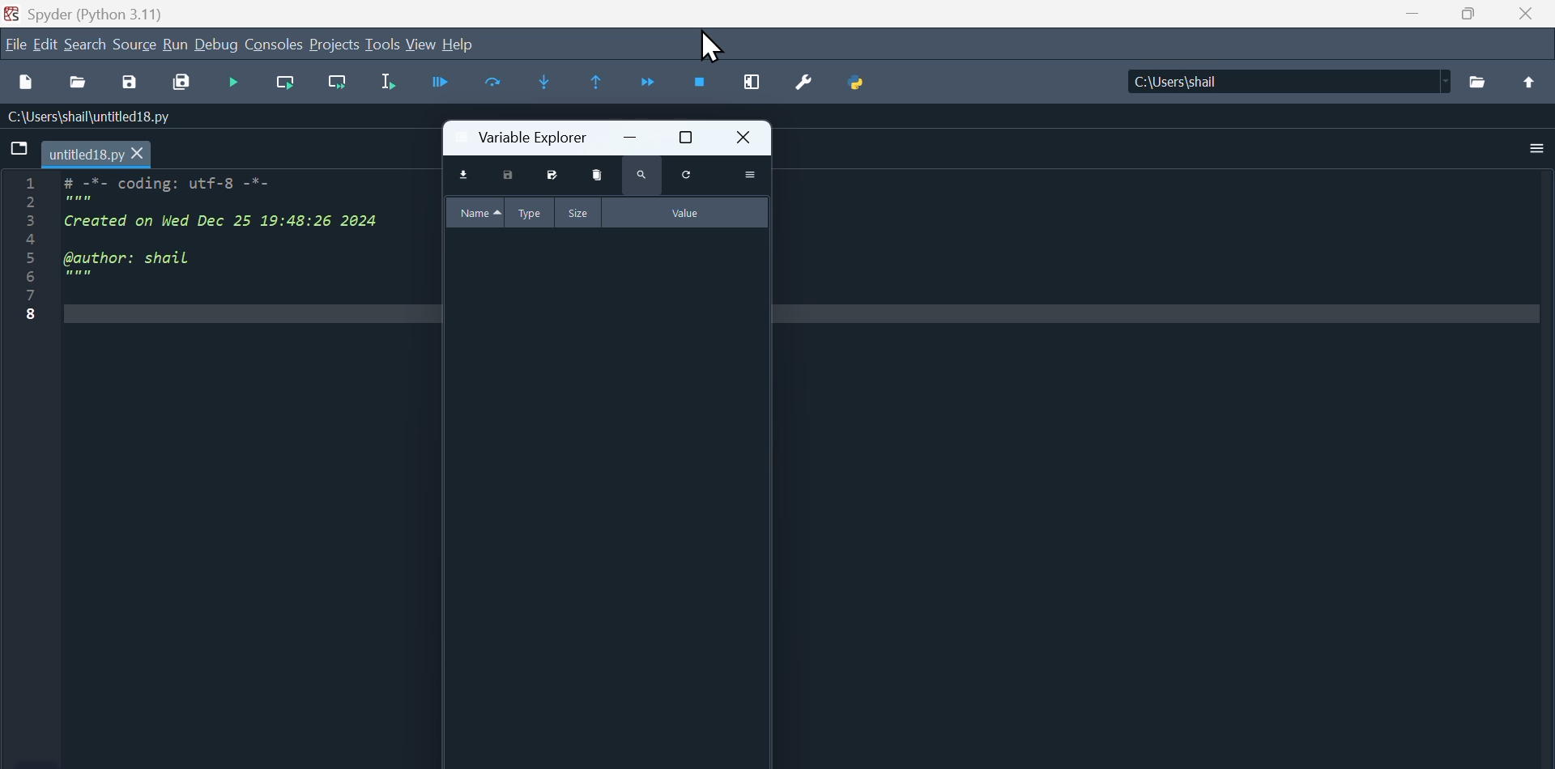 Image resolution: width=1555 pixels, height=769 pixels. What do you see at coordinates (748, 175) in the screenshot?
I see `more actions` at bounding box center [748, 175].